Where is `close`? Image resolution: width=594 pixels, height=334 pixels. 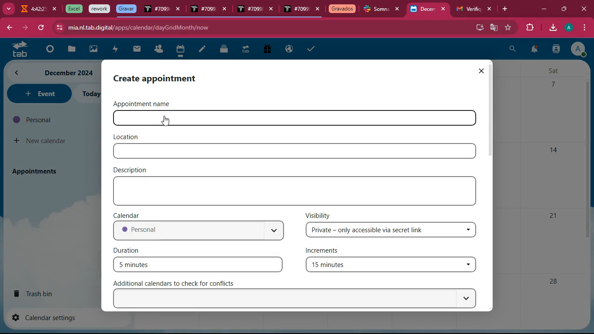 close is located at coordinates (273, 10).